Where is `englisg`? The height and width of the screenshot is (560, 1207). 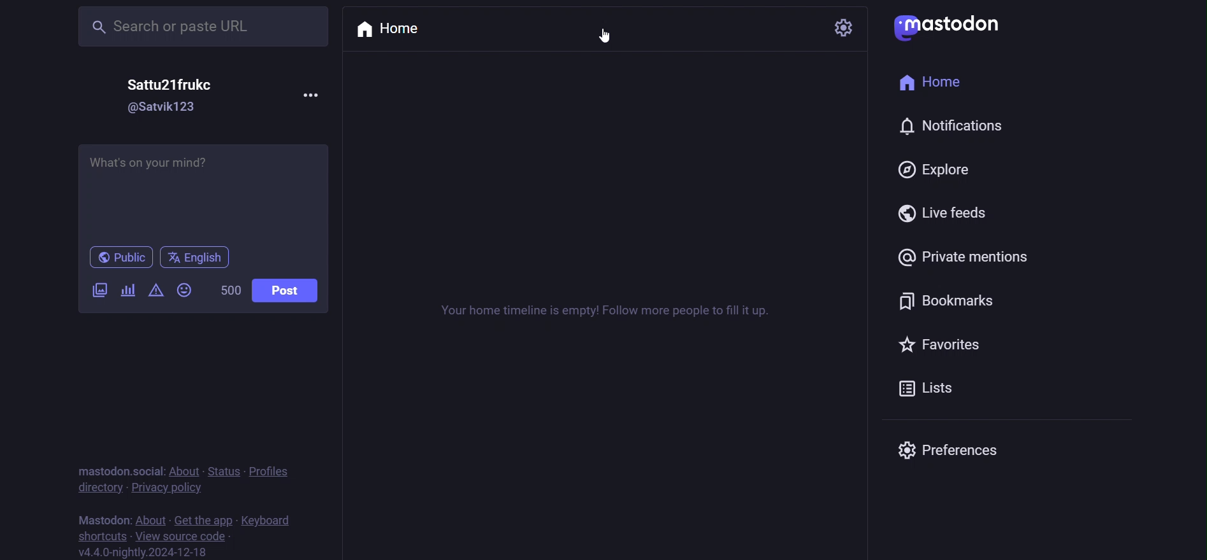 englisg is located at coordinates (198, 258).